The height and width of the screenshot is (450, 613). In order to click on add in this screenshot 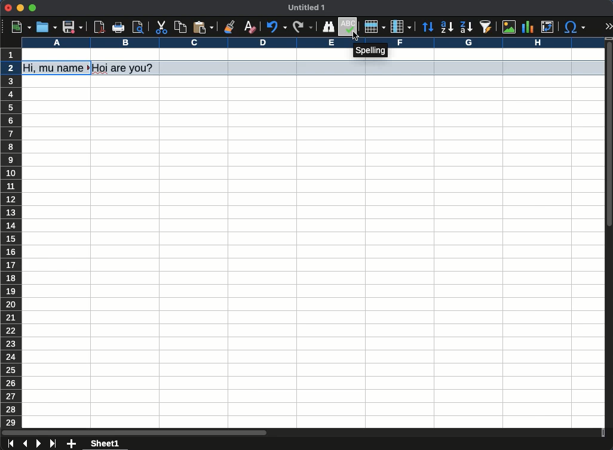, I will do `click(72, 443)`.